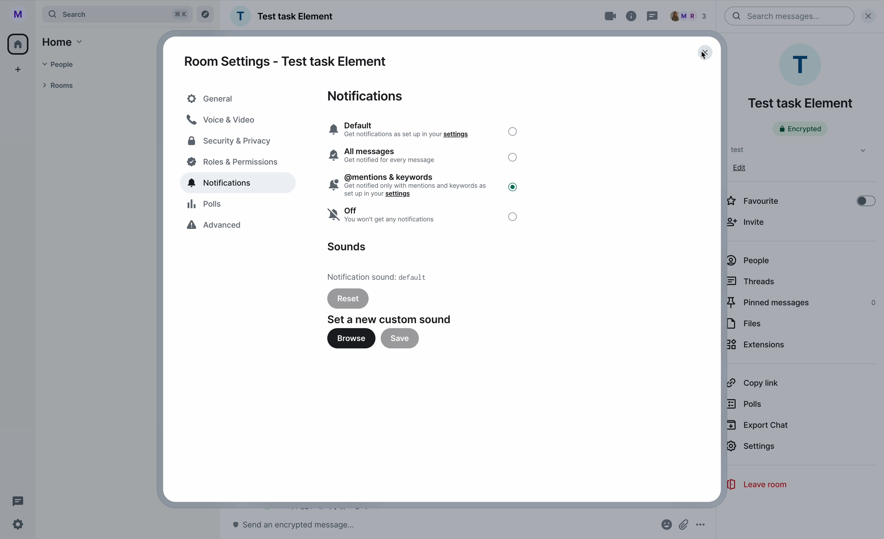  I want to click on files, so click(745, 324).